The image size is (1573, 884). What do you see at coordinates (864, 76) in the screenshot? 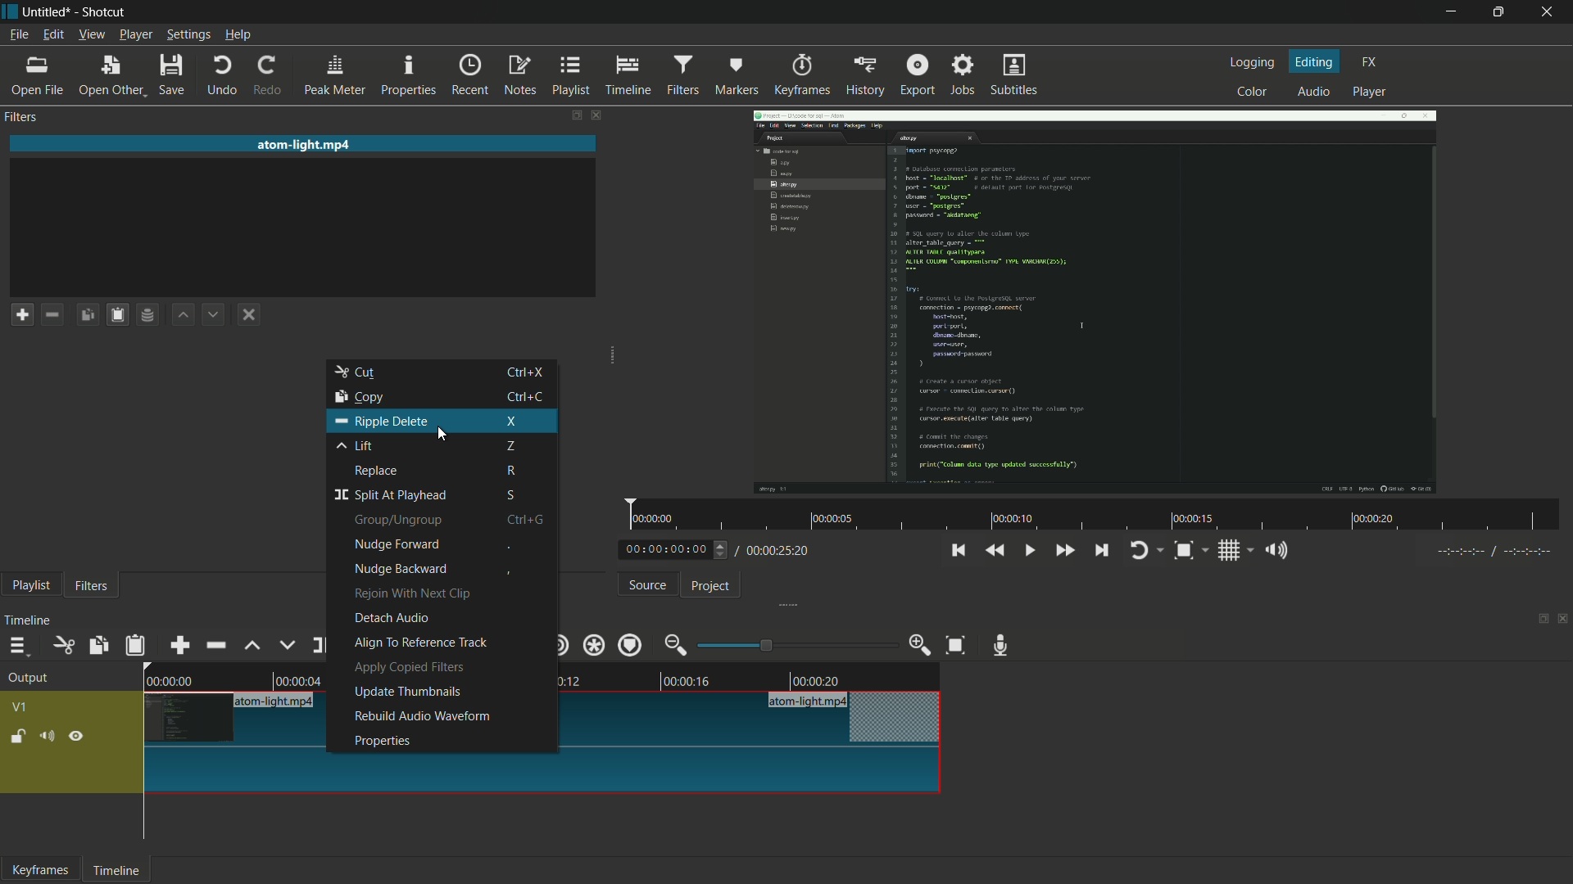
I see `history` at bounding box center [864, 76].